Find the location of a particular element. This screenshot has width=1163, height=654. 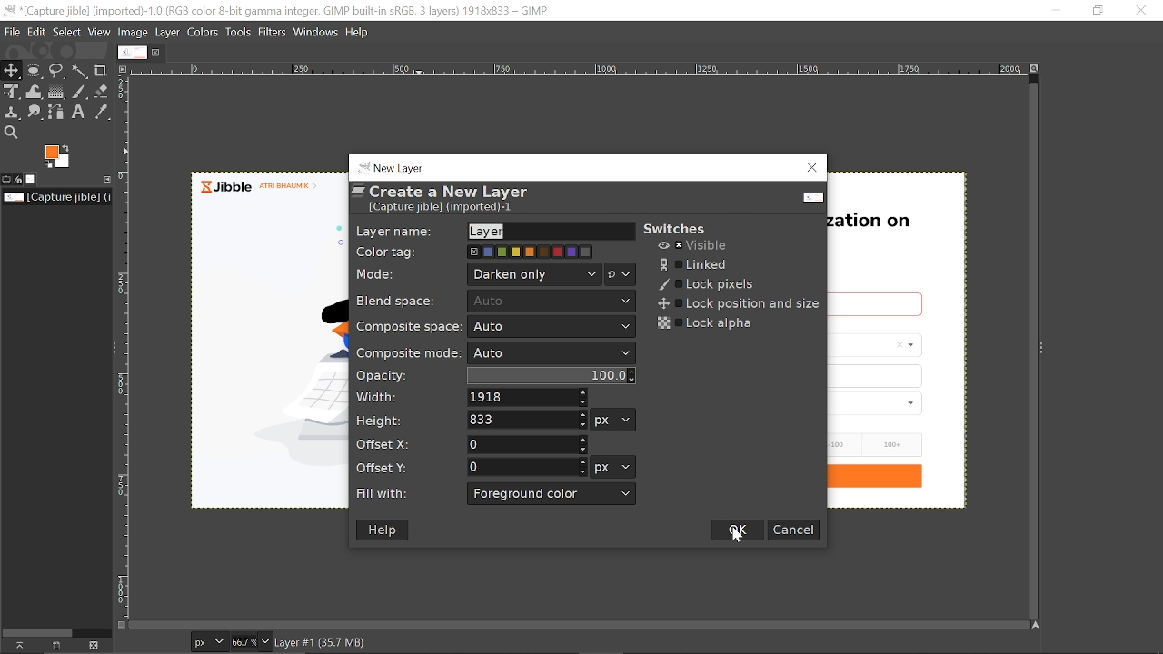

Unified transform tool is located at coordinates (11, 92).